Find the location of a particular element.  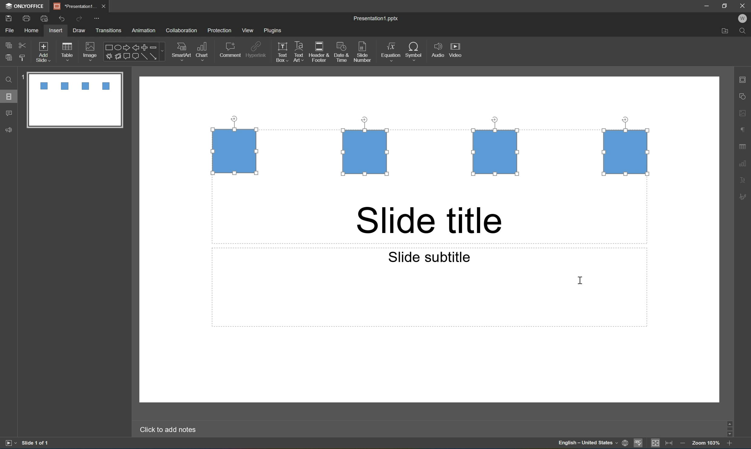

4 squares equally distant is located at coordinates (430, 152).